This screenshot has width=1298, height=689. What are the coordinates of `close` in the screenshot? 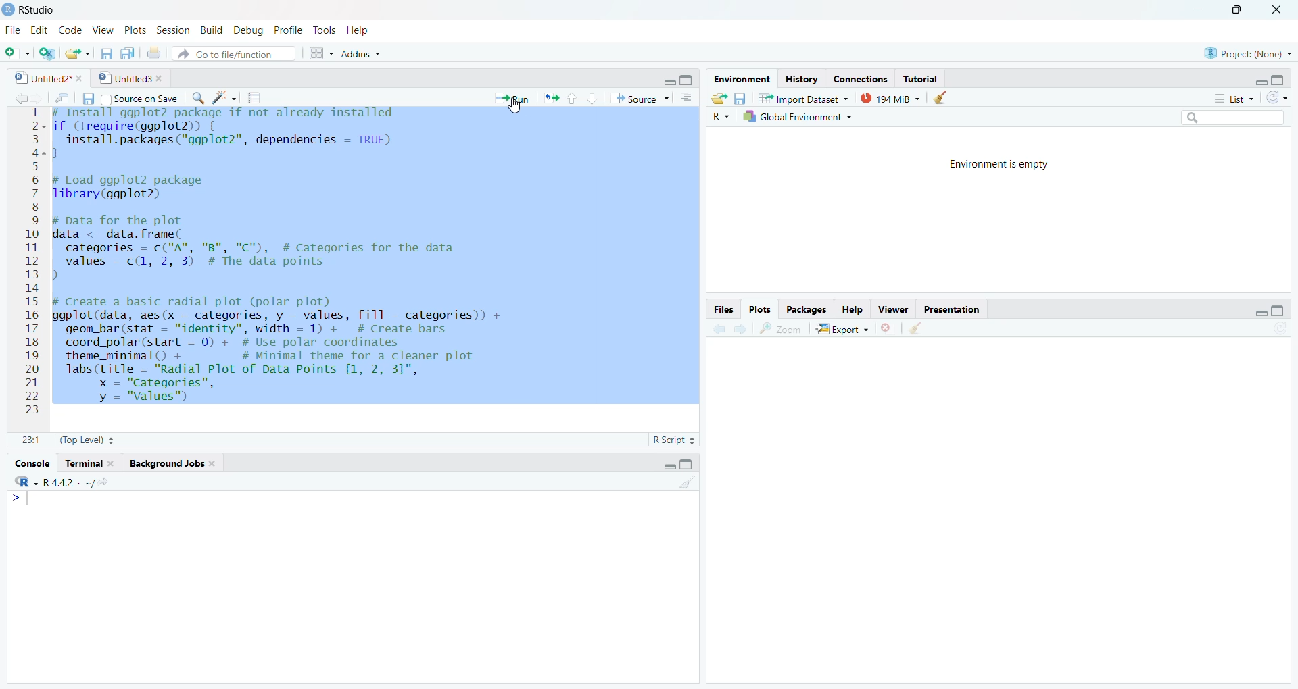 It's located at (888, 330).